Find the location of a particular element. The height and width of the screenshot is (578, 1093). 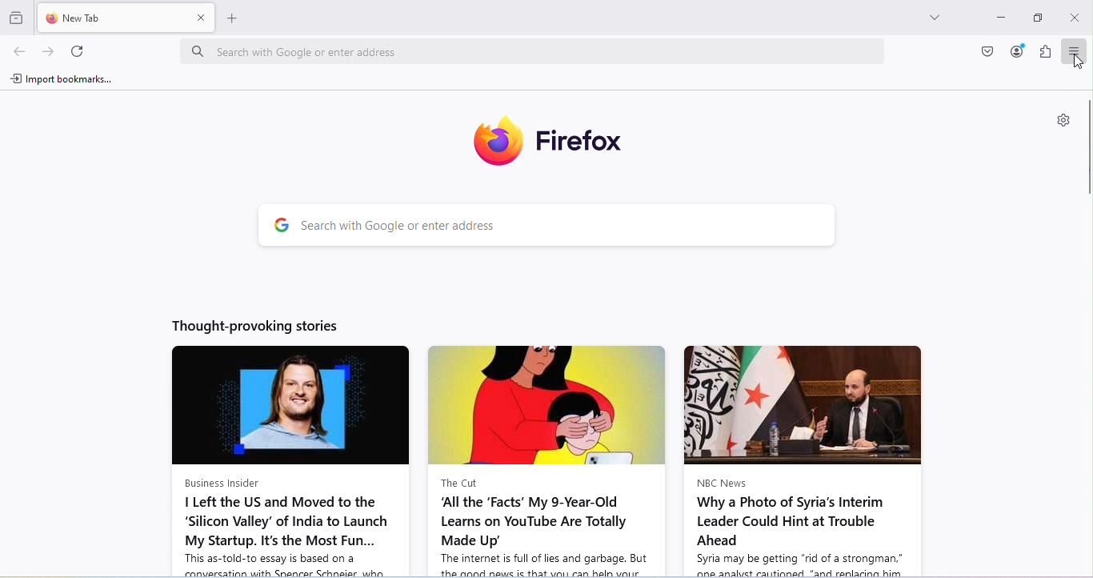

Go forward one page is located at coordinates (51, 54).